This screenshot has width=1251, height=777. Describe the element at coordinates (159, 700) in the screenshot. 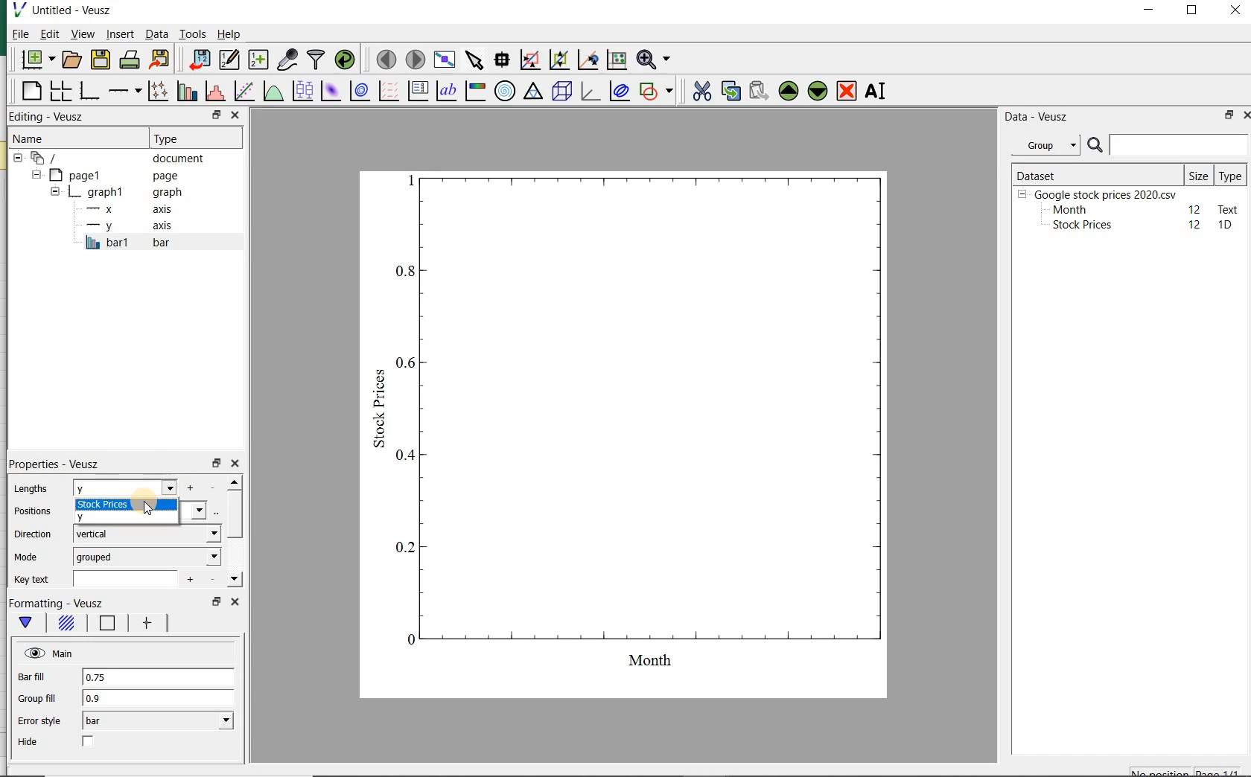

I see `0.9` at that location.